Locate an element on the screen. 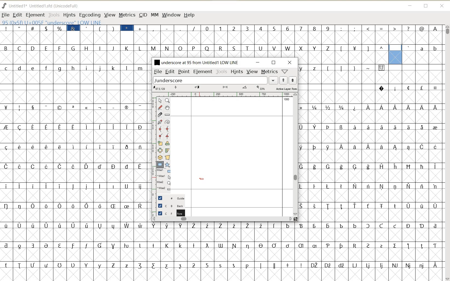  cut splines in two is located at coordinates (159, 114).